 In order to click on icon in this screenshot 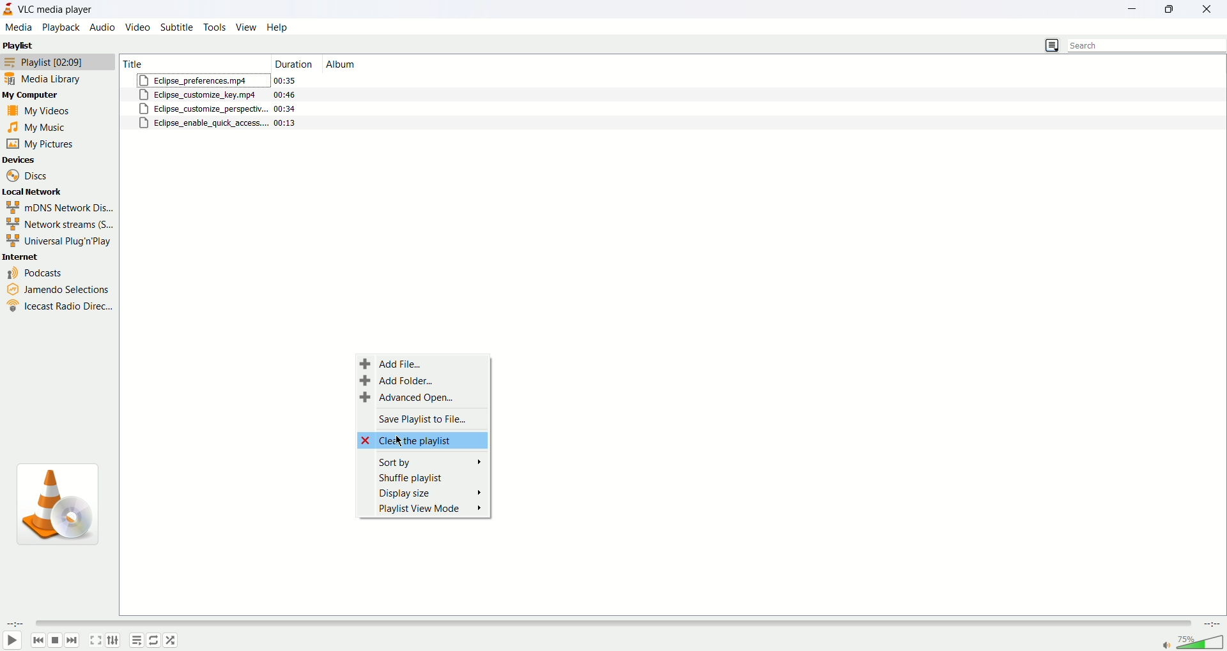, I will do `click(56, 506)`.